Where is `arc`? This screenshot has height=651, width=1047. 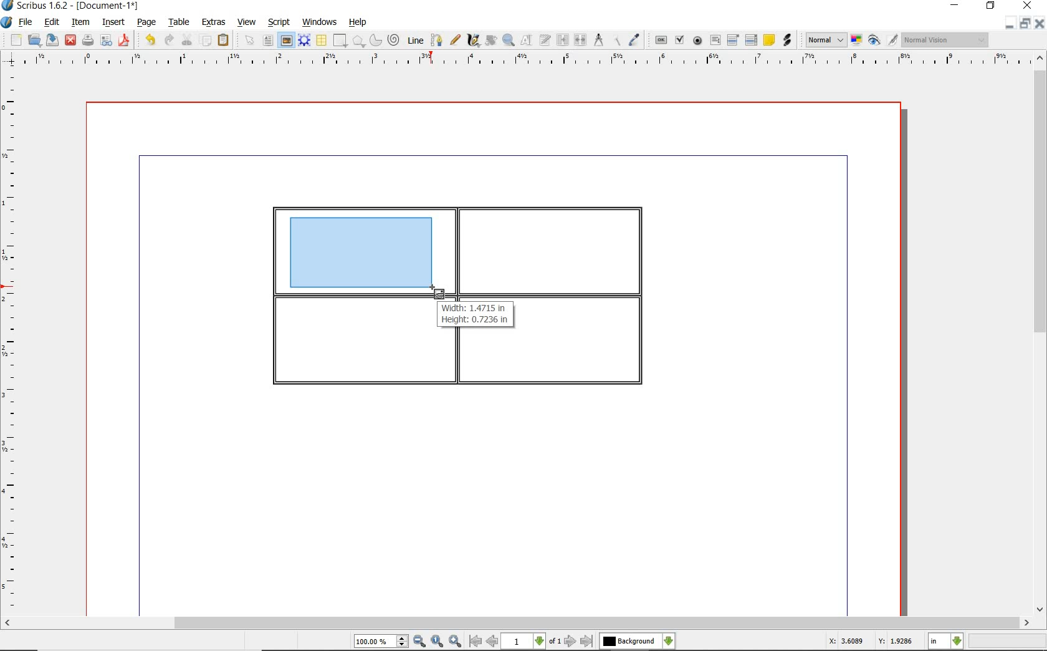
arc is located at coordinates (377, 41).